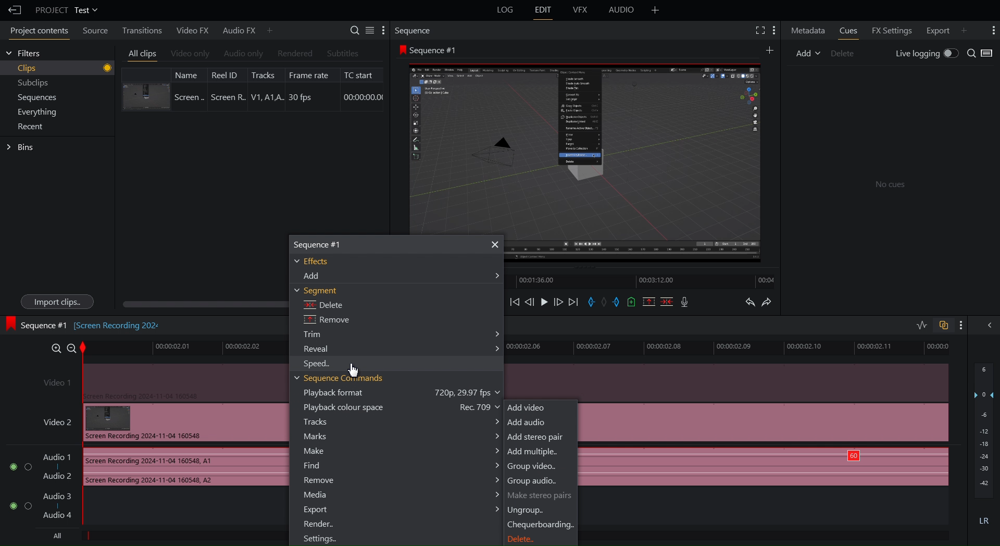 The image size is (1000, 546). I want to click on More, so click(961, 325).